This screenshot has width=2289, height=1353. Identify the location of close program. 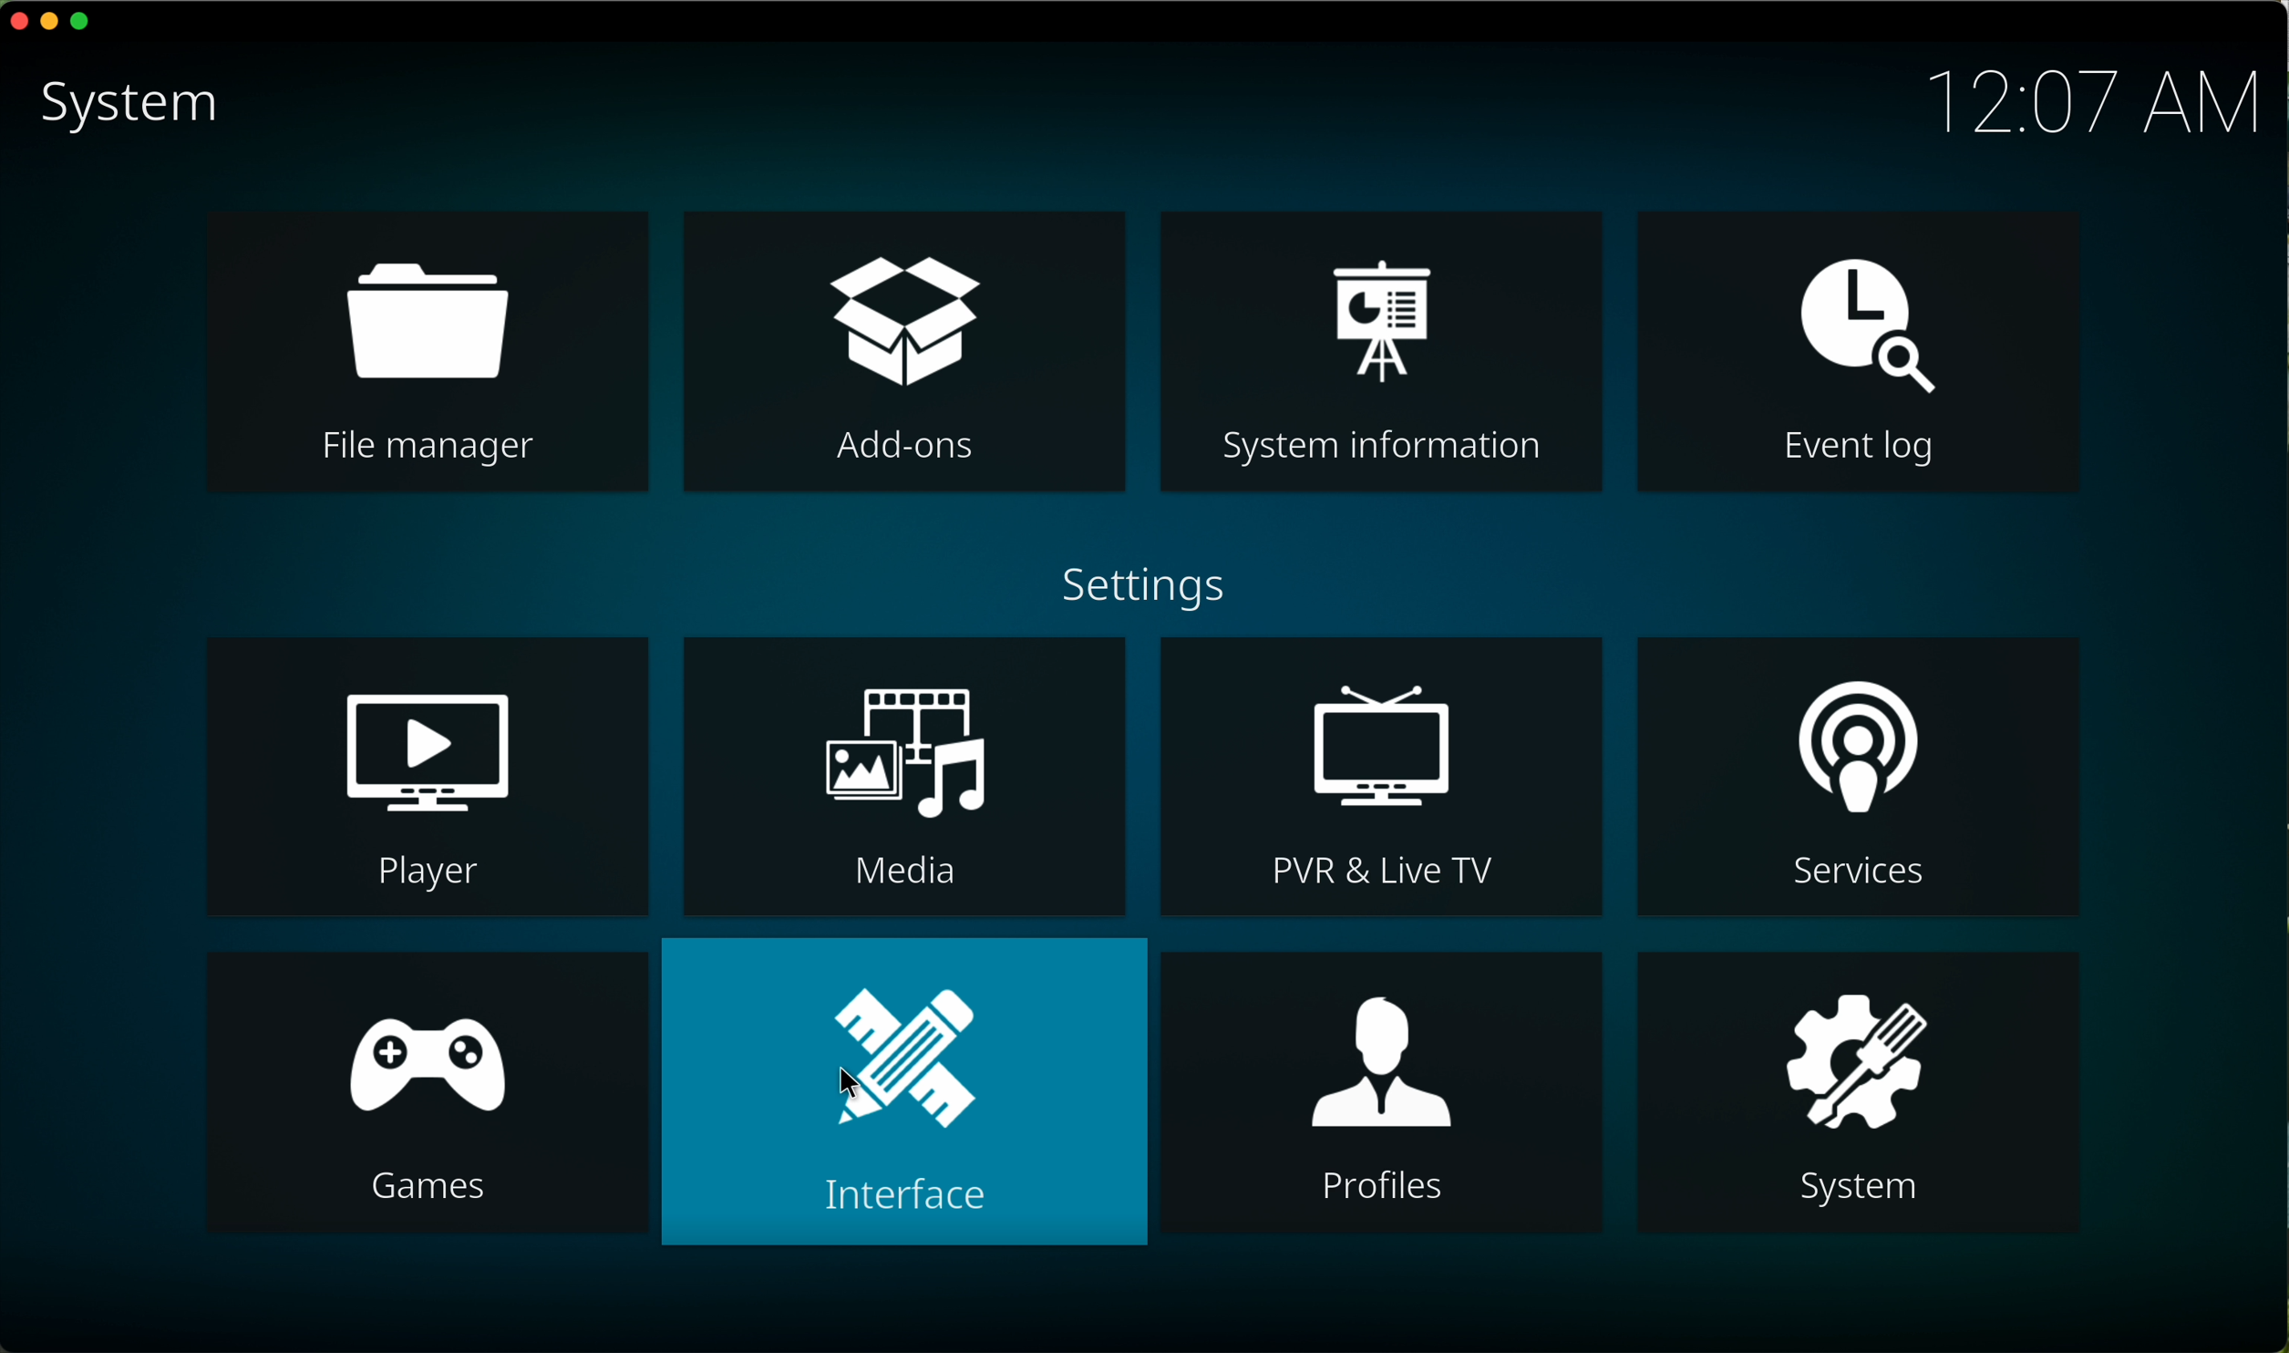
(15, 24).